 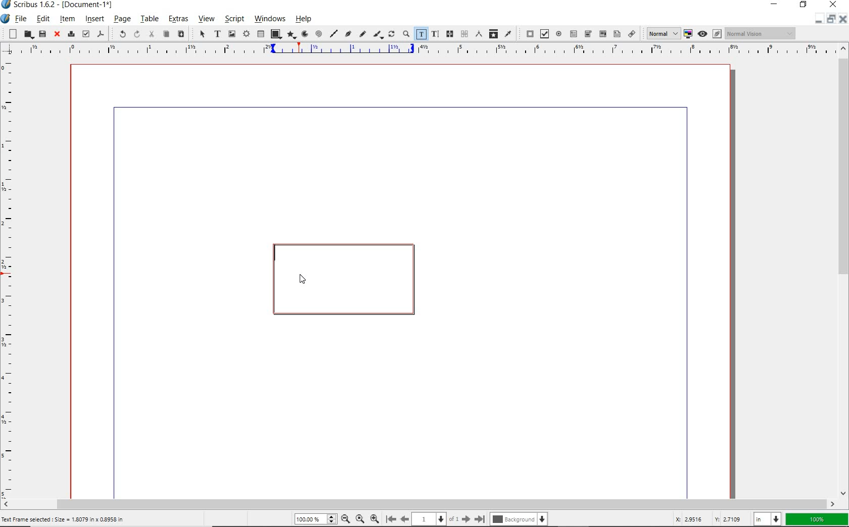 What do you see at coordinates (93, 19) in the screenshot?
I see `insert` at bounding box center [93, 19].